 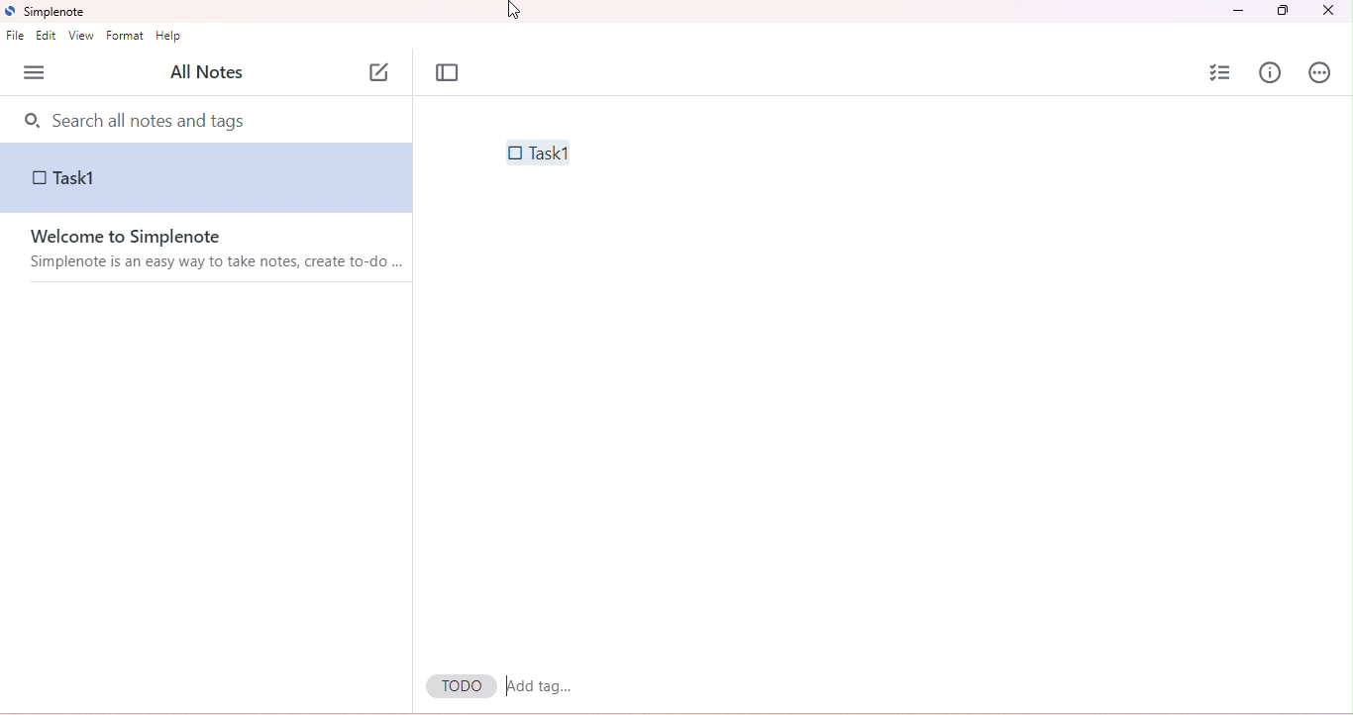 I want to click on format, so click(x=128, y=37).